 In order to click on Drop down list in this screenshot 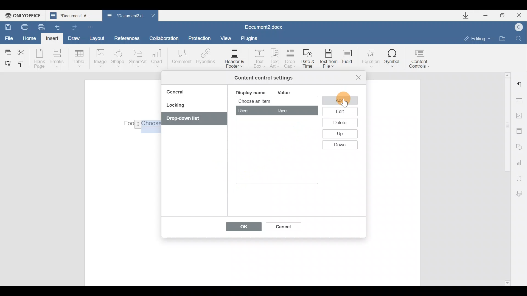, I will do `click(192, 119)`.